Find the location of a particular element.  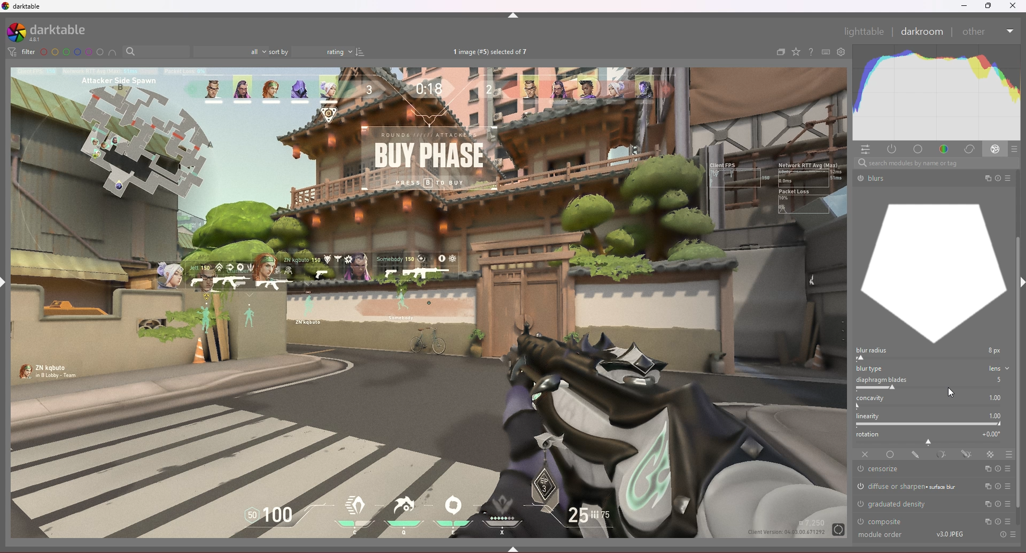

diffuse or sharpen is located at coordinates (911, 487).